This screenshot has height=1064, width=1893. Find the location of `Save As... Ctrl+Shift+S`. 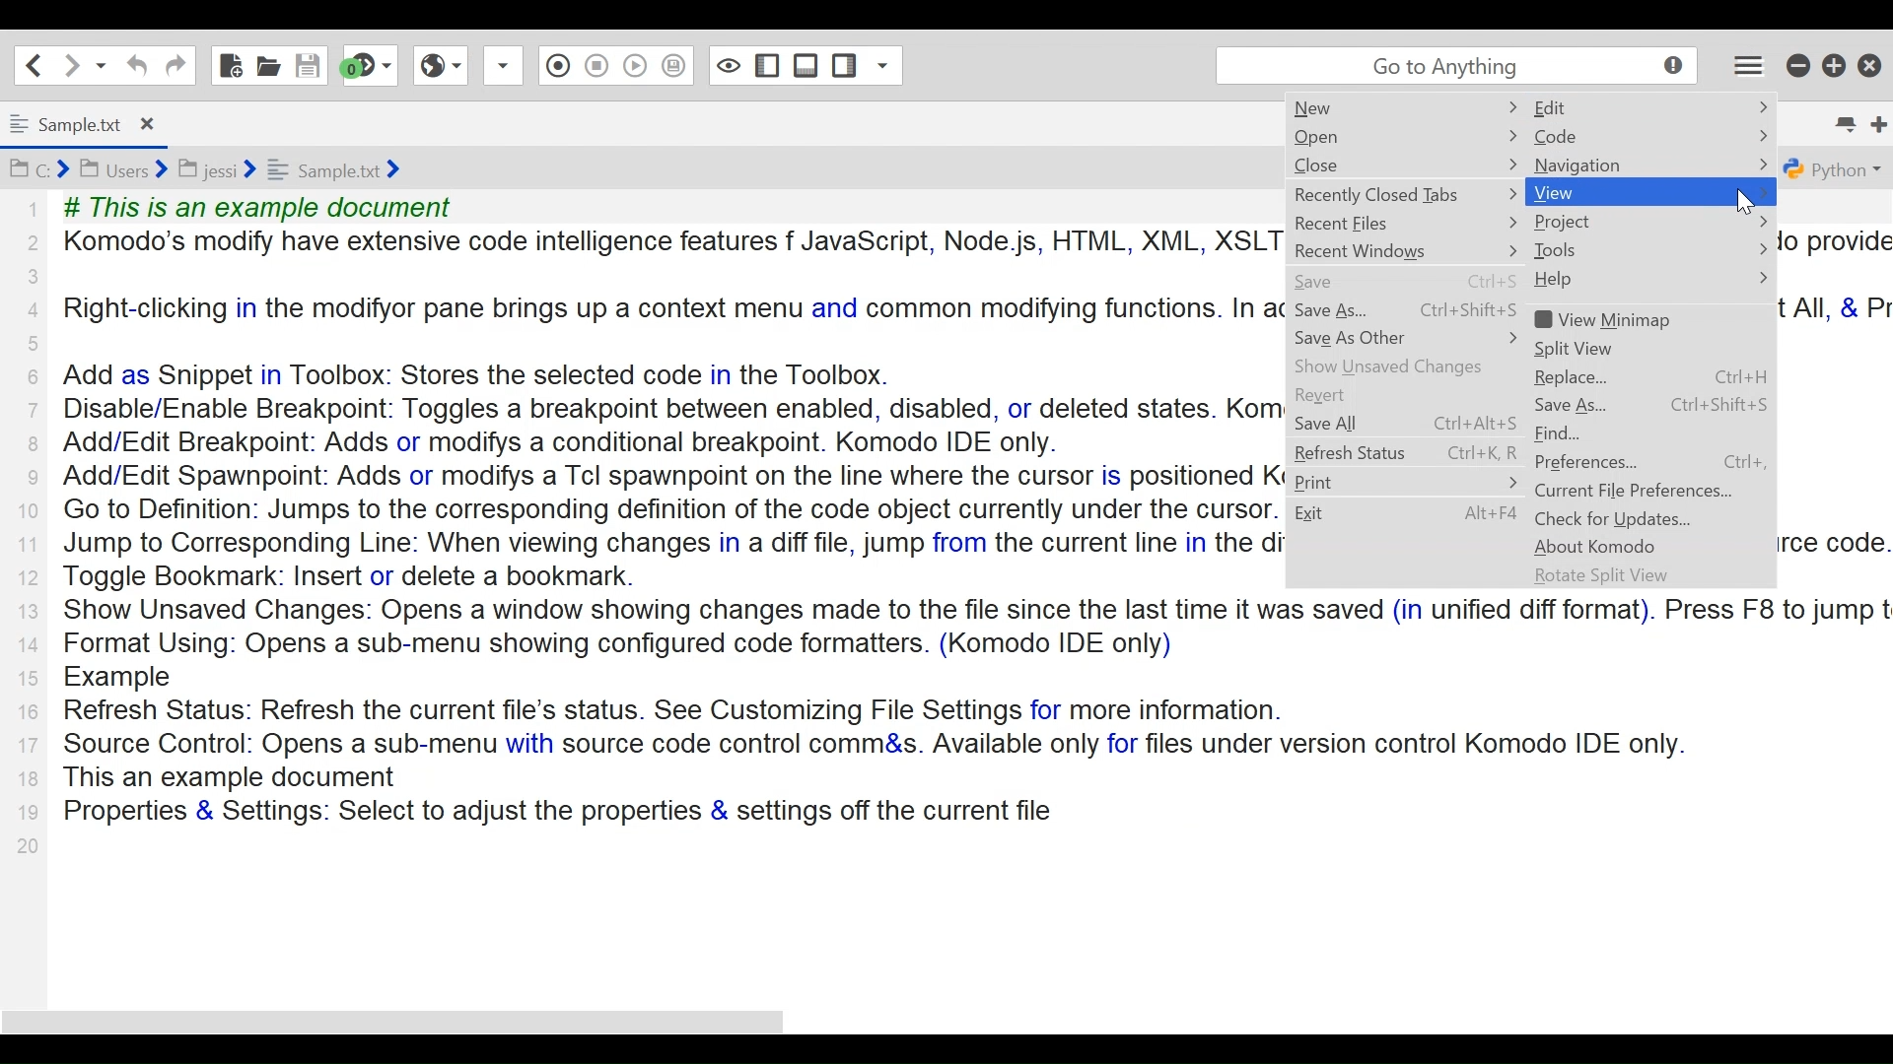

Save As... Ctrl+Shift+S is located at coordinates (1652, 405).